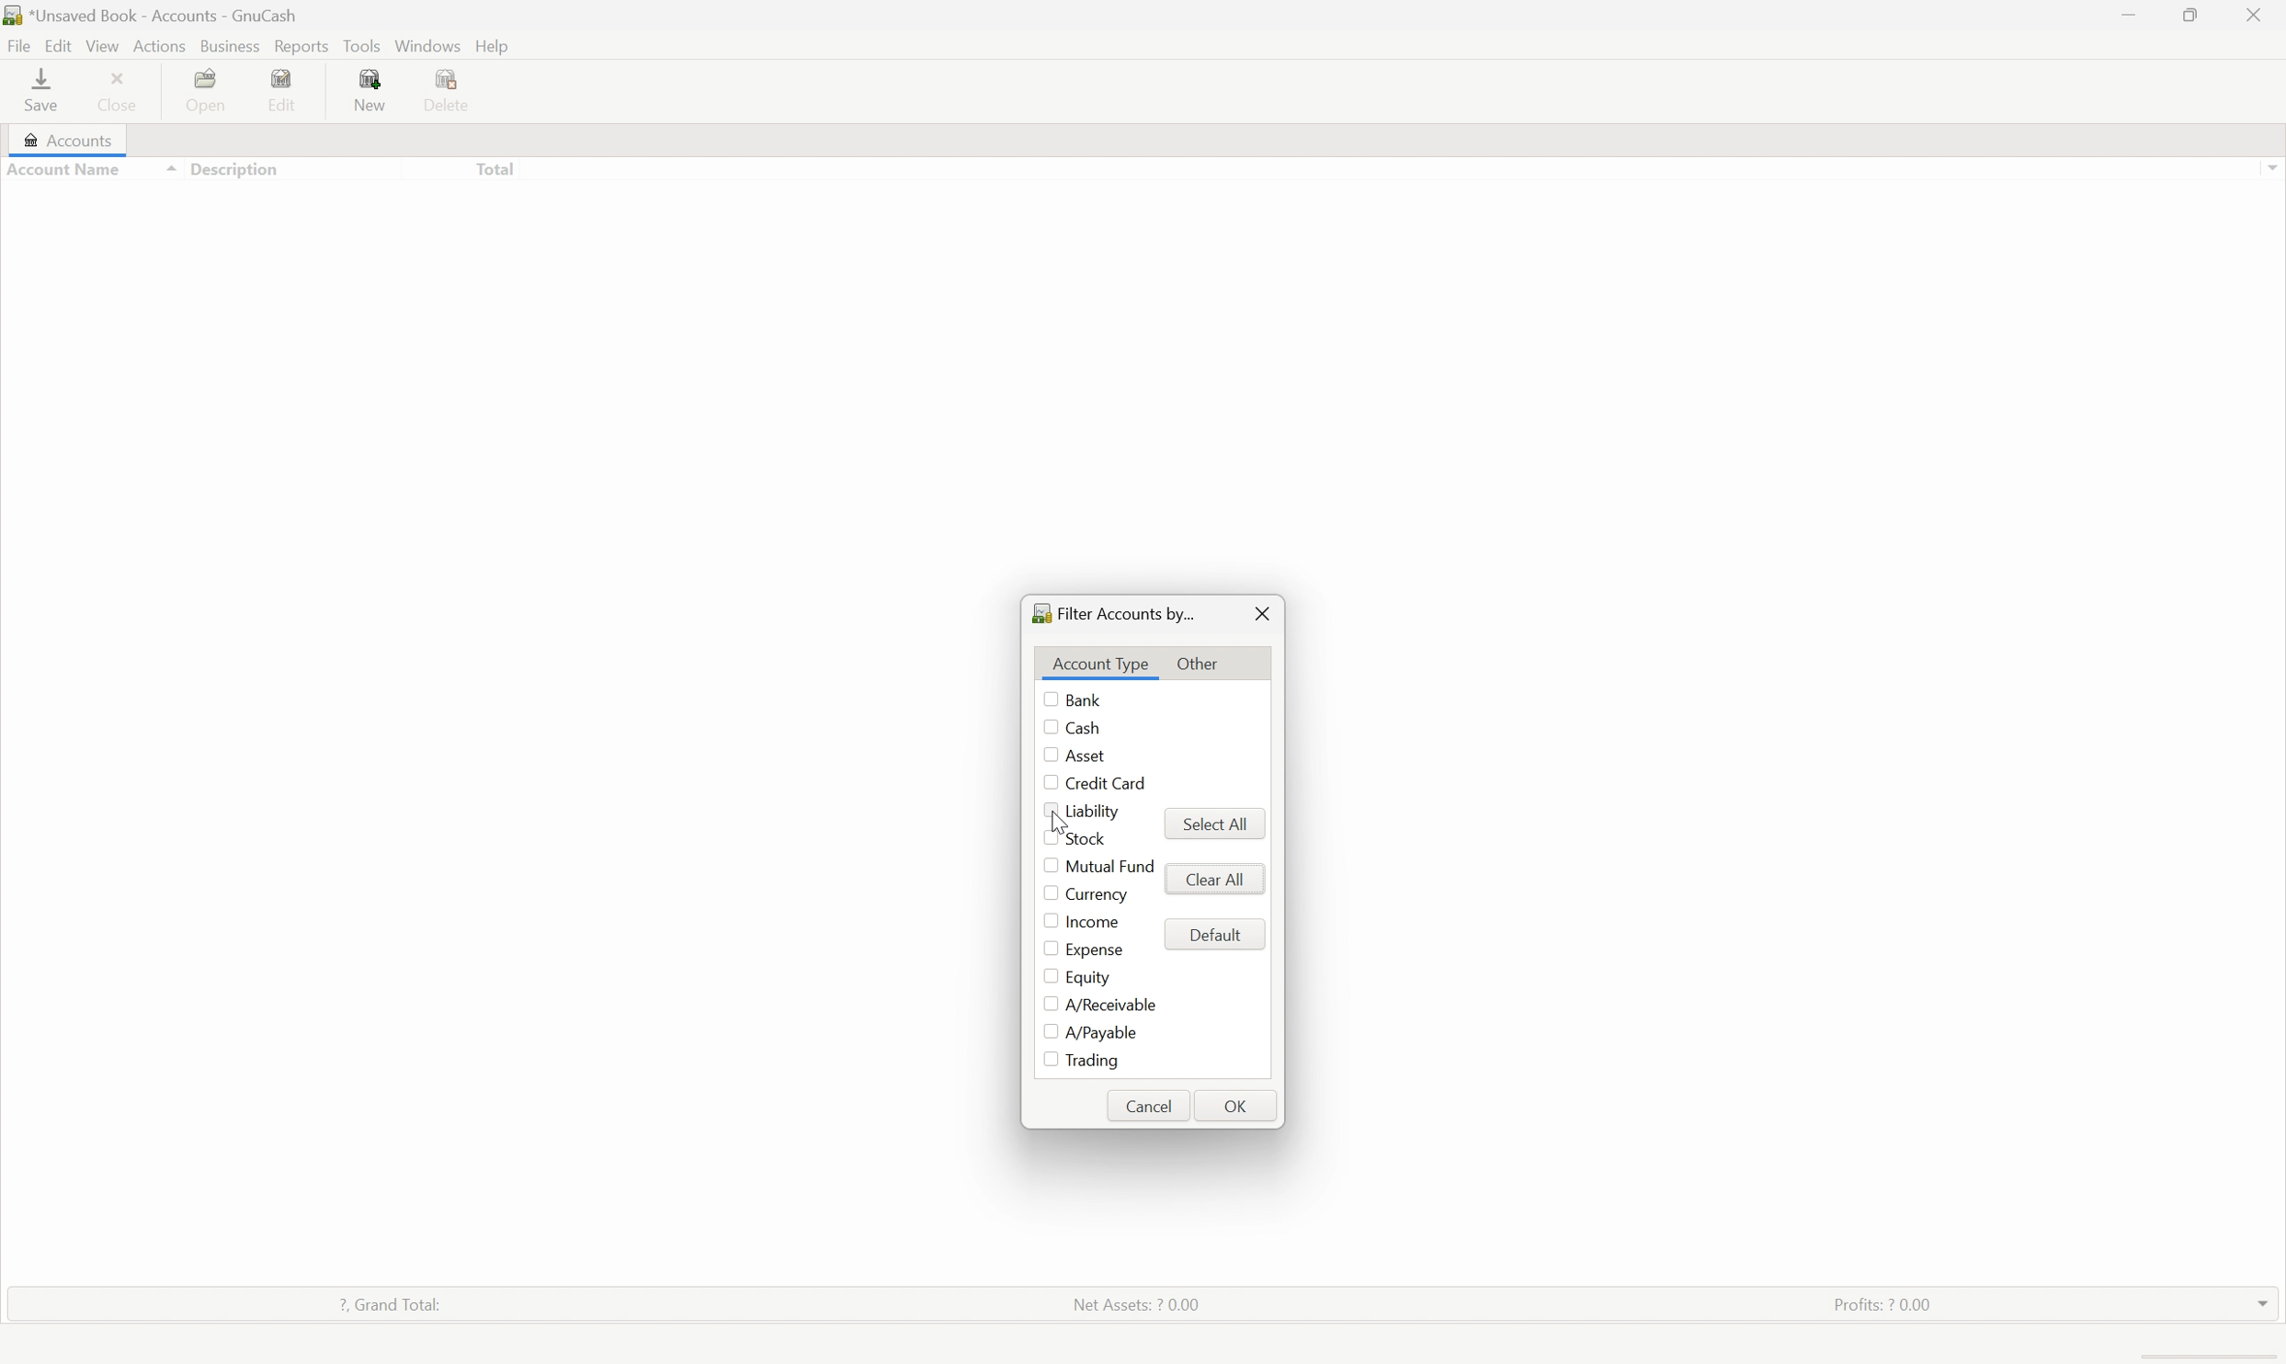  I want to click on Business, so click(229, 45).